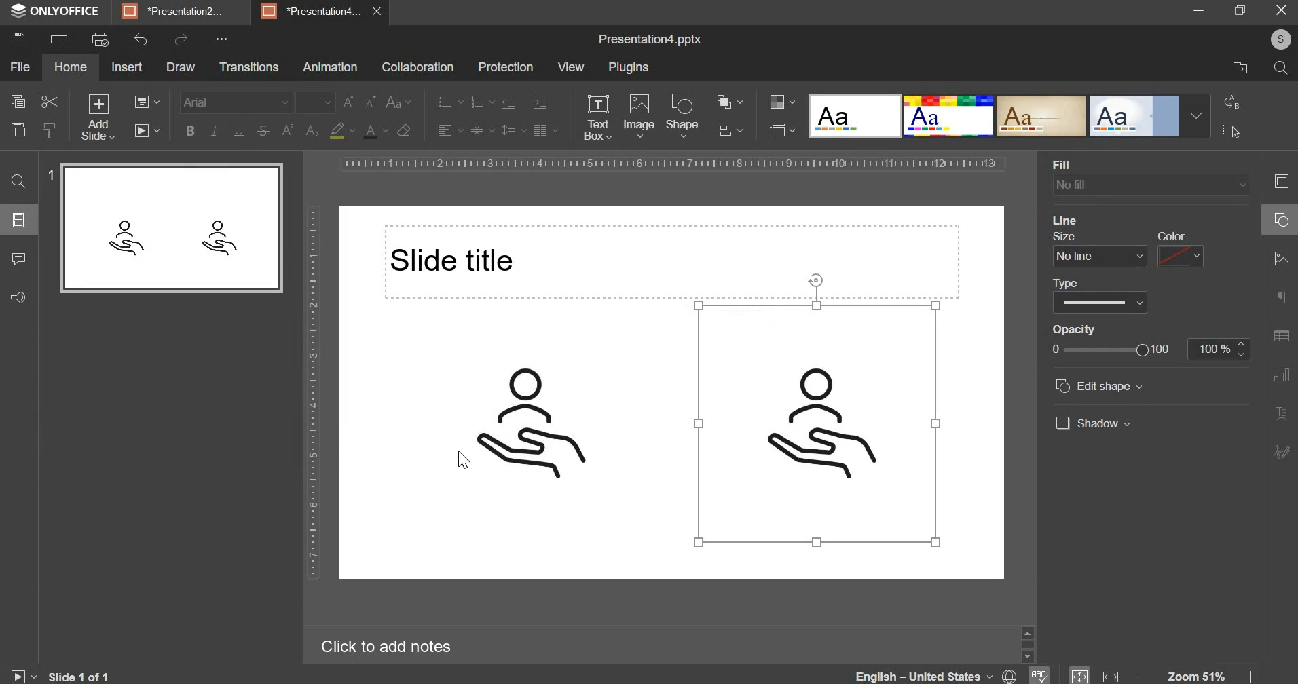 The height and width of the screenshot is (684, 1298). What do you see at coordinates (1196, 116) in the screenshot?
I see `Drop-down ` at bounding box center [1196, 116].